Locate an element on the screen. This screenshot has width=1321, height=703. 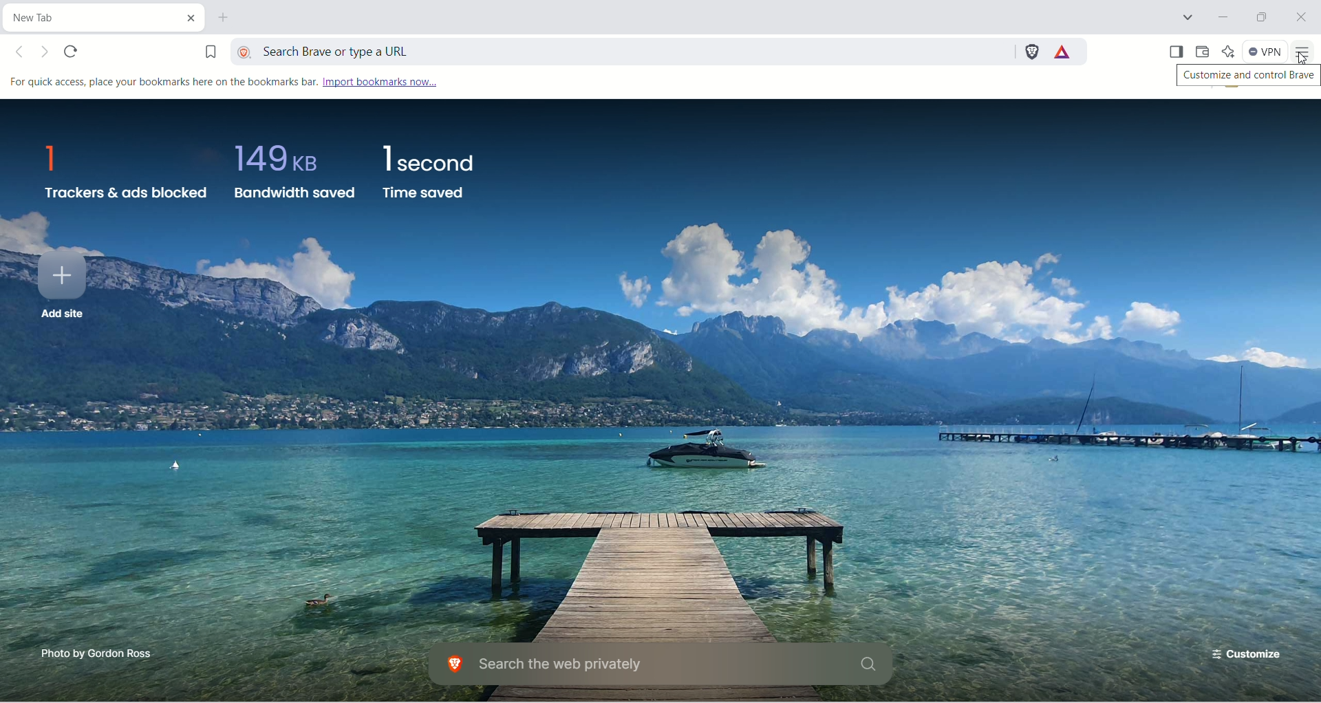
new tab is located at coordinates (228, 19).